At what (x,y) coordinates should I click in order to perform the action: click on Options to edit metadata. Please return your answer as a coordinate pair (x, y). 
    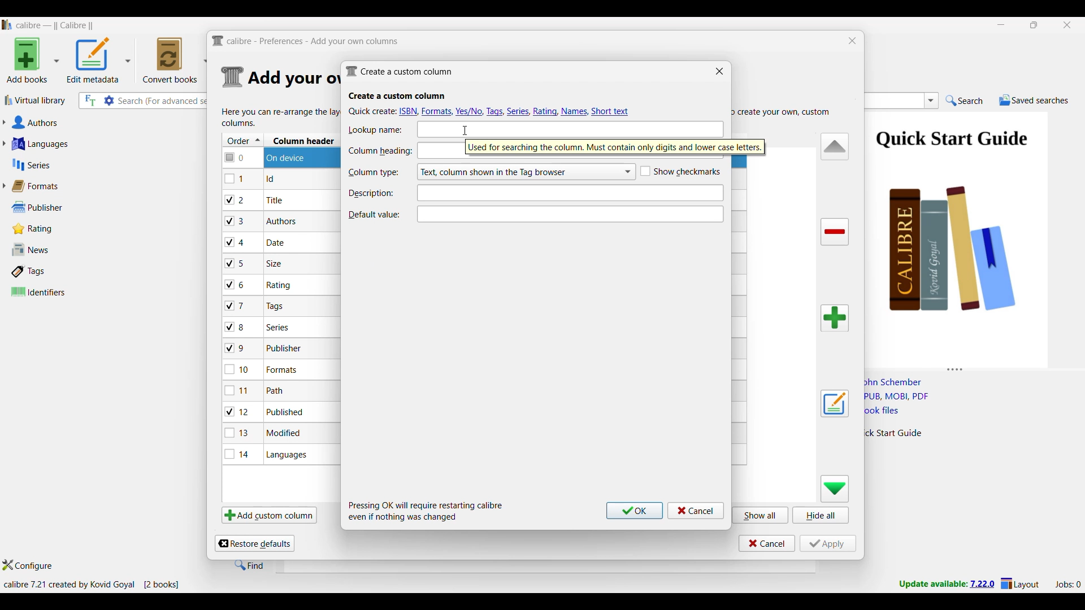
    Looking at the image, I should click on (99, 60).